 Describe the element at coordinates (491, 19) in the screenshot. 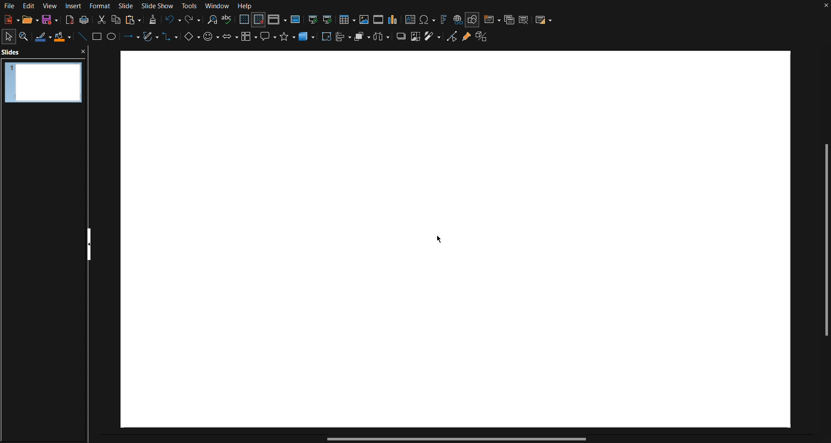

I see `New Slide` at that location.